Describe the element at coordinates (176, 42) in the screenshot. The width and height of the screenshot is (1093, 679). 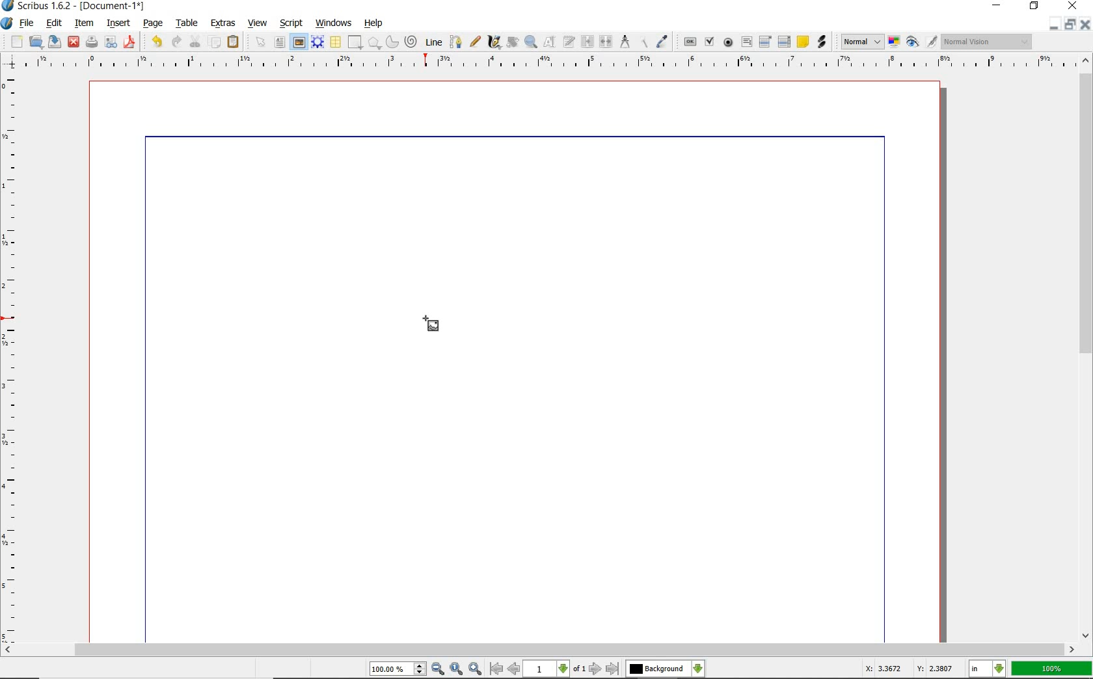
I see `redo` at that location.